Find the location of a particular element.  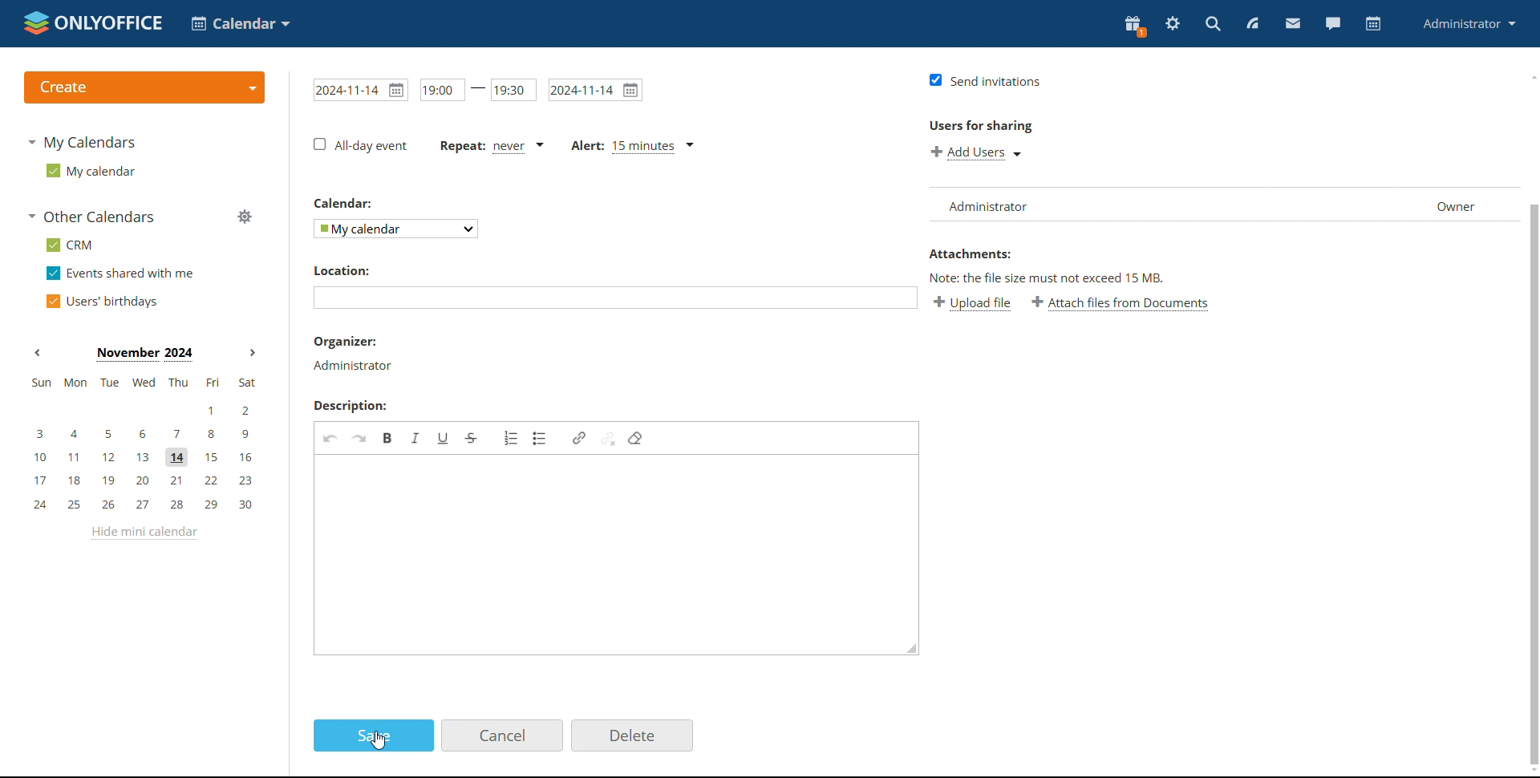

undo is located at coordinates (330, 440).